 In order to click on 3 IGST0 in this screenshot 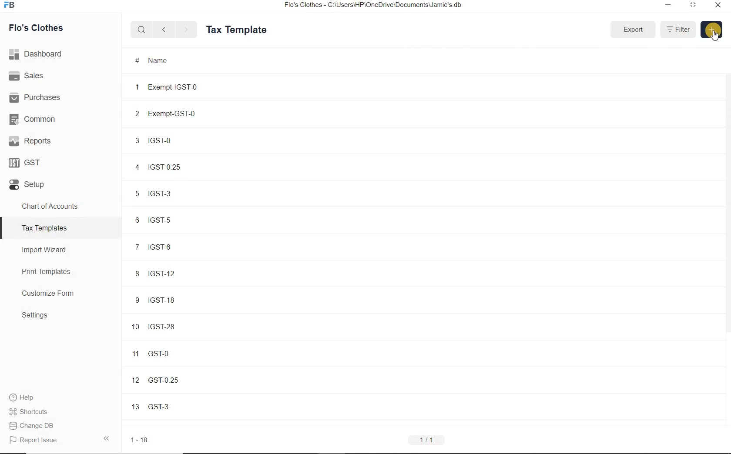, I will do `click(180, 140)`.